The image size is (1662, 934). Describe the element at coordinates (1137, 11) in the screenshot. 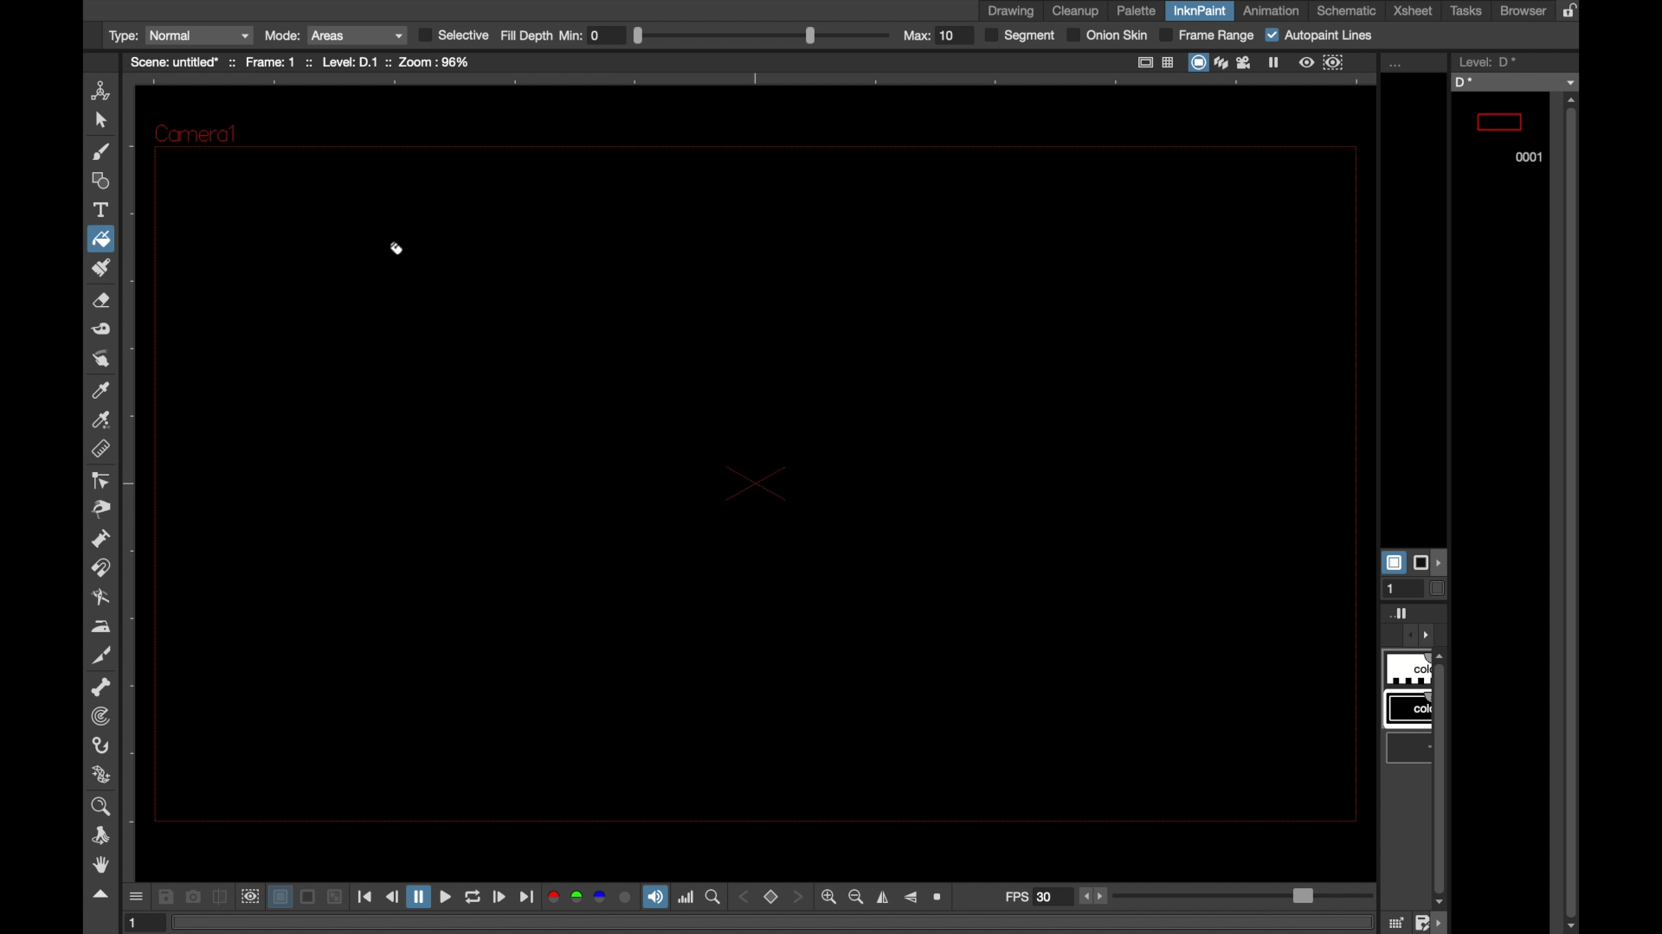

I see `palette` at that location.